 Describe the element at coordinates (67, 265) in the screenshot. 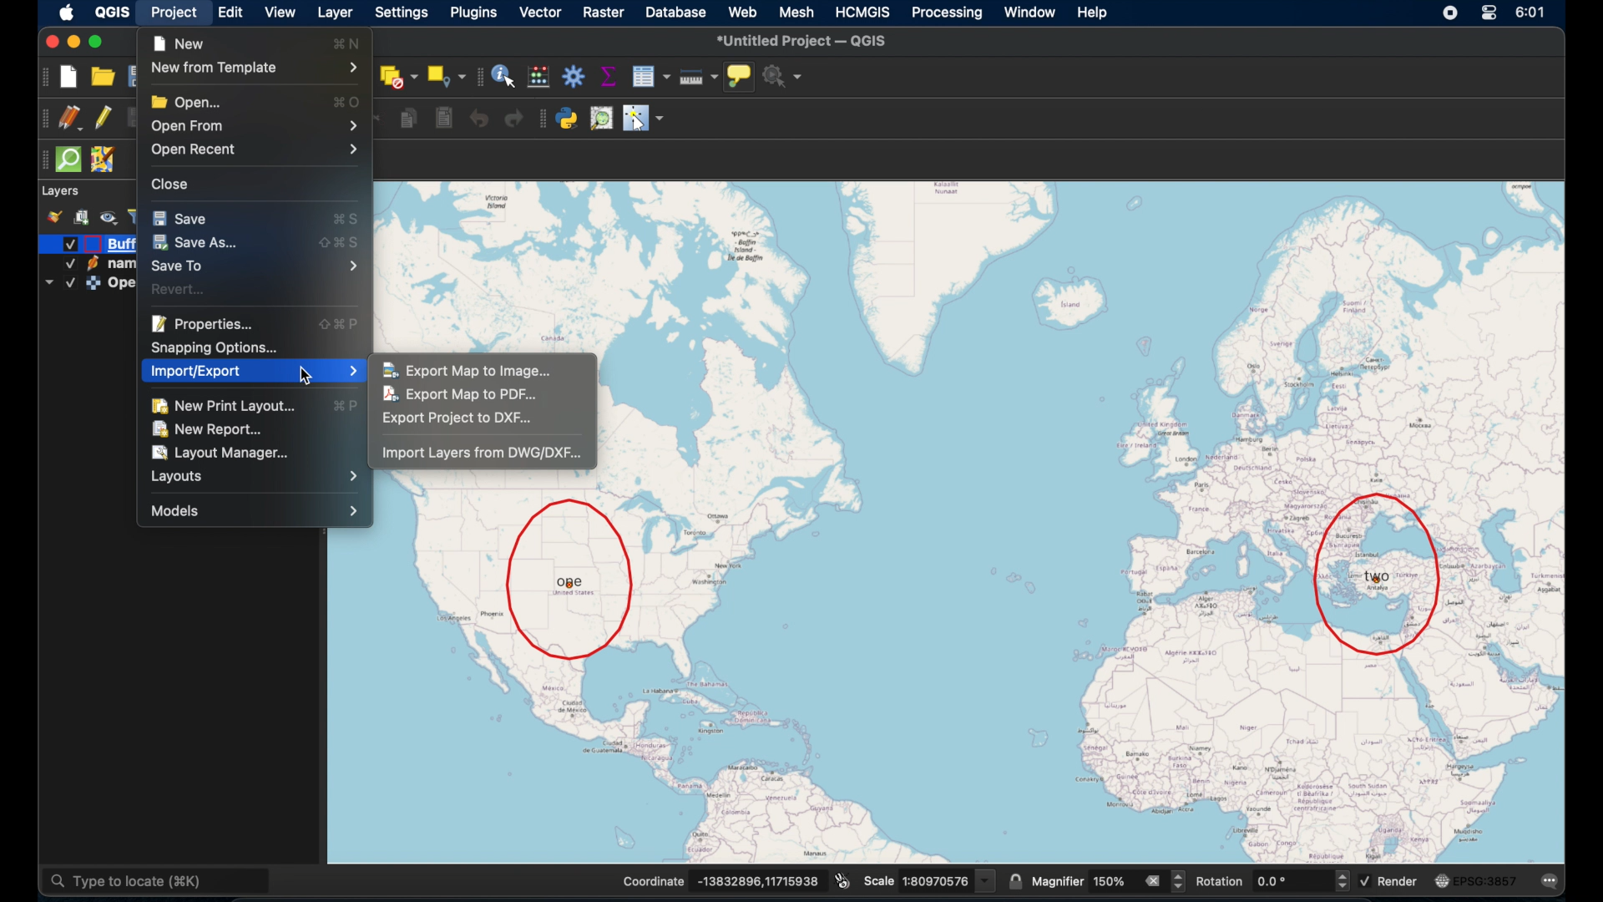

I see `Checked checkbox` at that location.